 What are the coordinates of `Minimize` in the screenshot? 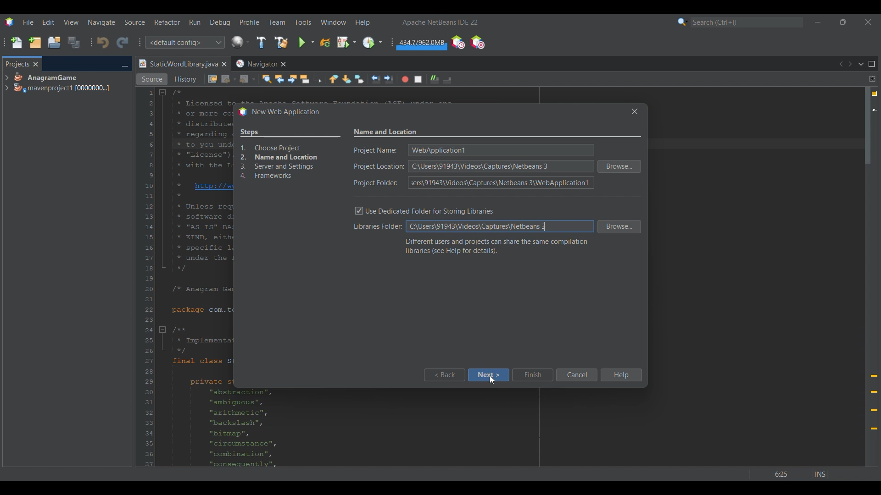 It's located at (818, 22).